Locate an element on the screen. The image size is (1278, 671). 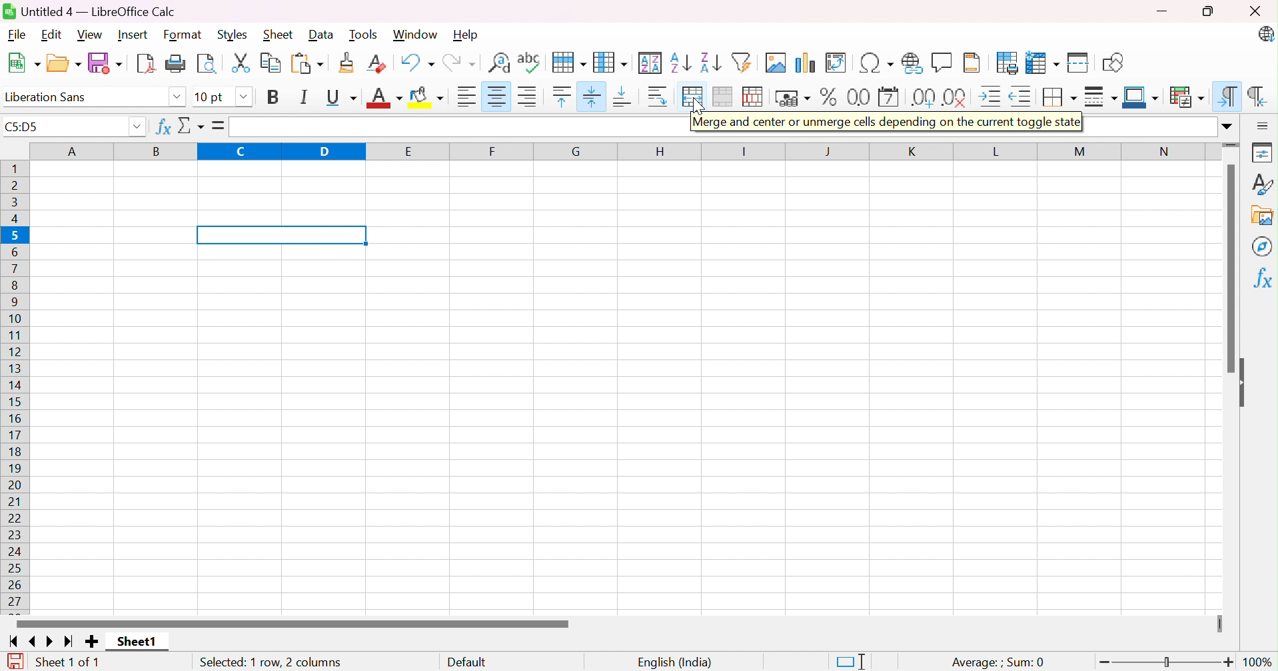
Border Style is located at coordinates (1101, 97).